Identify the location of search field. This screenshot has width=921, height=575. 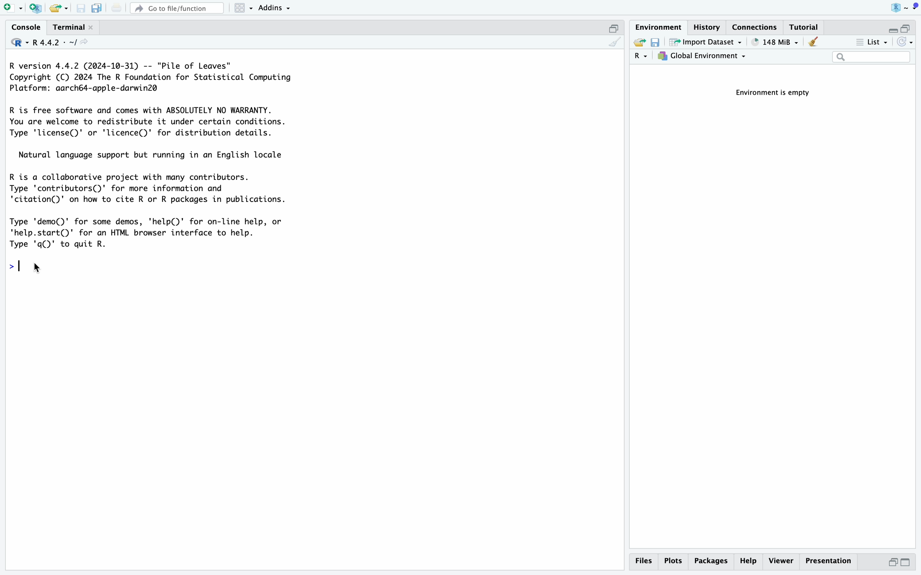
(871, 58).